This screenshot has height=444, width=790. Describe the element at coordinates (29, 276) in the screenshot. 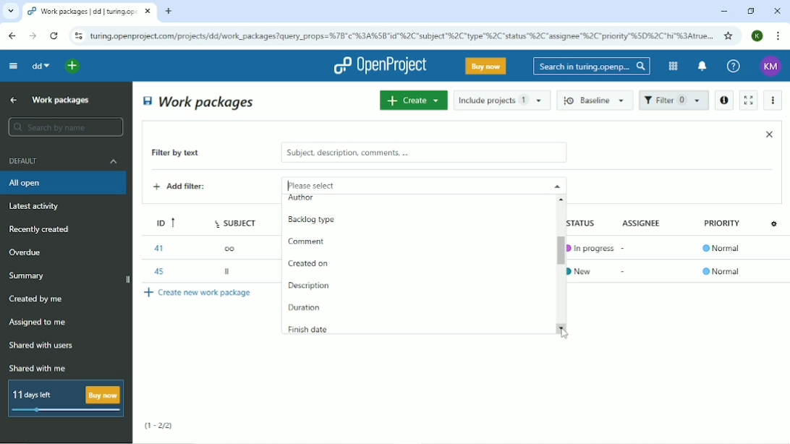

I see `Summary` at that location.